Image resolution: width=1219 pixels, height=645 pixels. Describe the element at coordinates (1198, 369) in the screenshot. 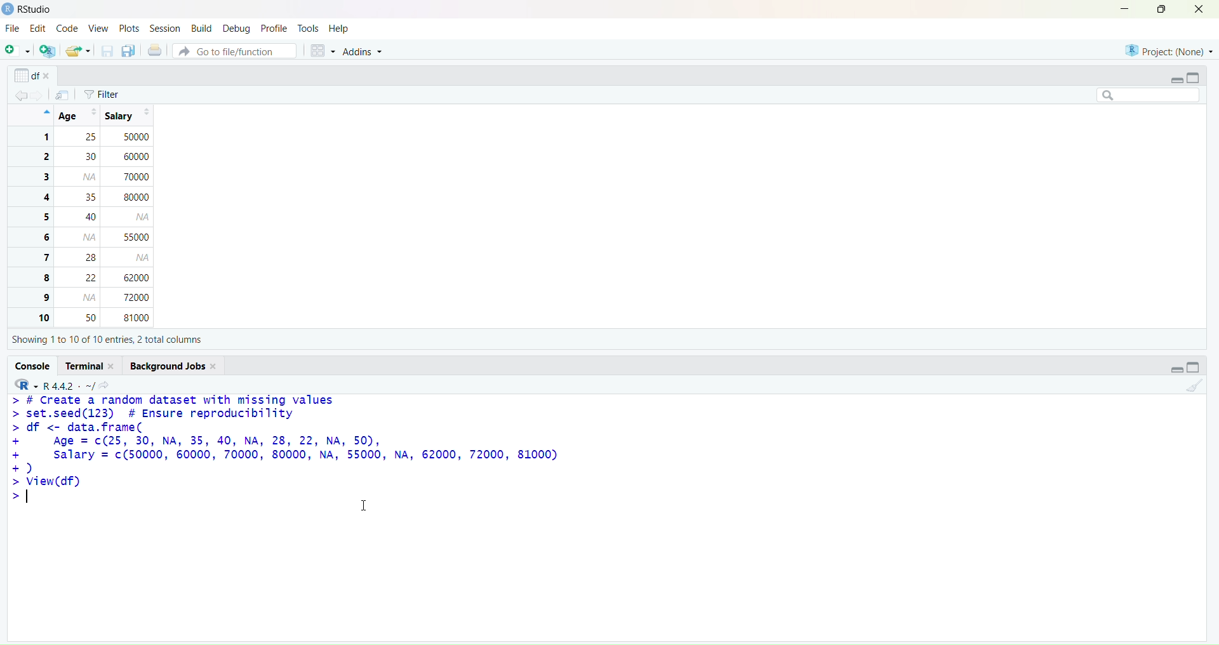

I see `collapse` at that location.